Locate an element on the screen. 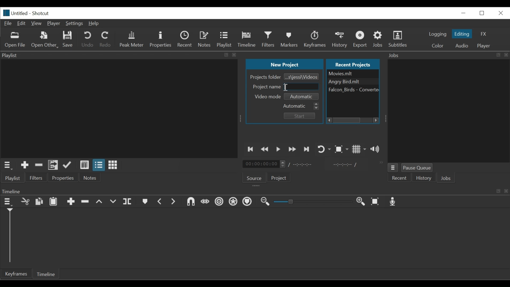 The width and height of the screenshot is (510, 287). Filters is located at coordinates (269, 40).